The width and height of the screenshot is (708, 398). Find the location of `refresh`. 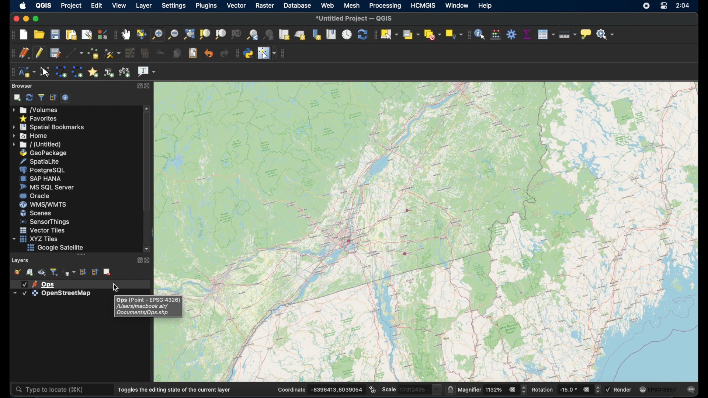

refresh is located at coordinates (361, 34).